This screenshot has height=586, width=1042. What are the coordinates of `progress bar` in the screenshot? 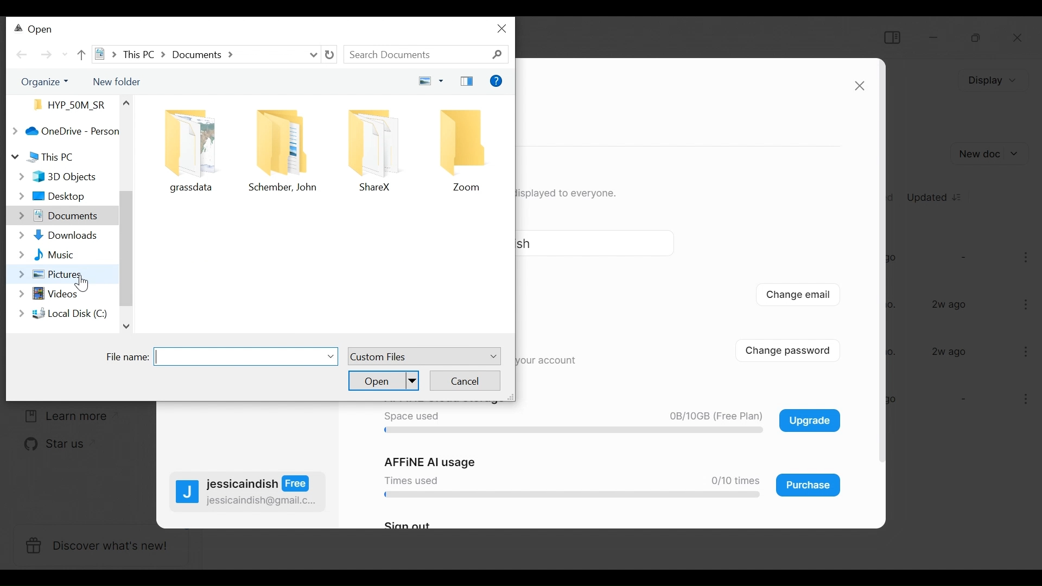 It's located at (568, 495).